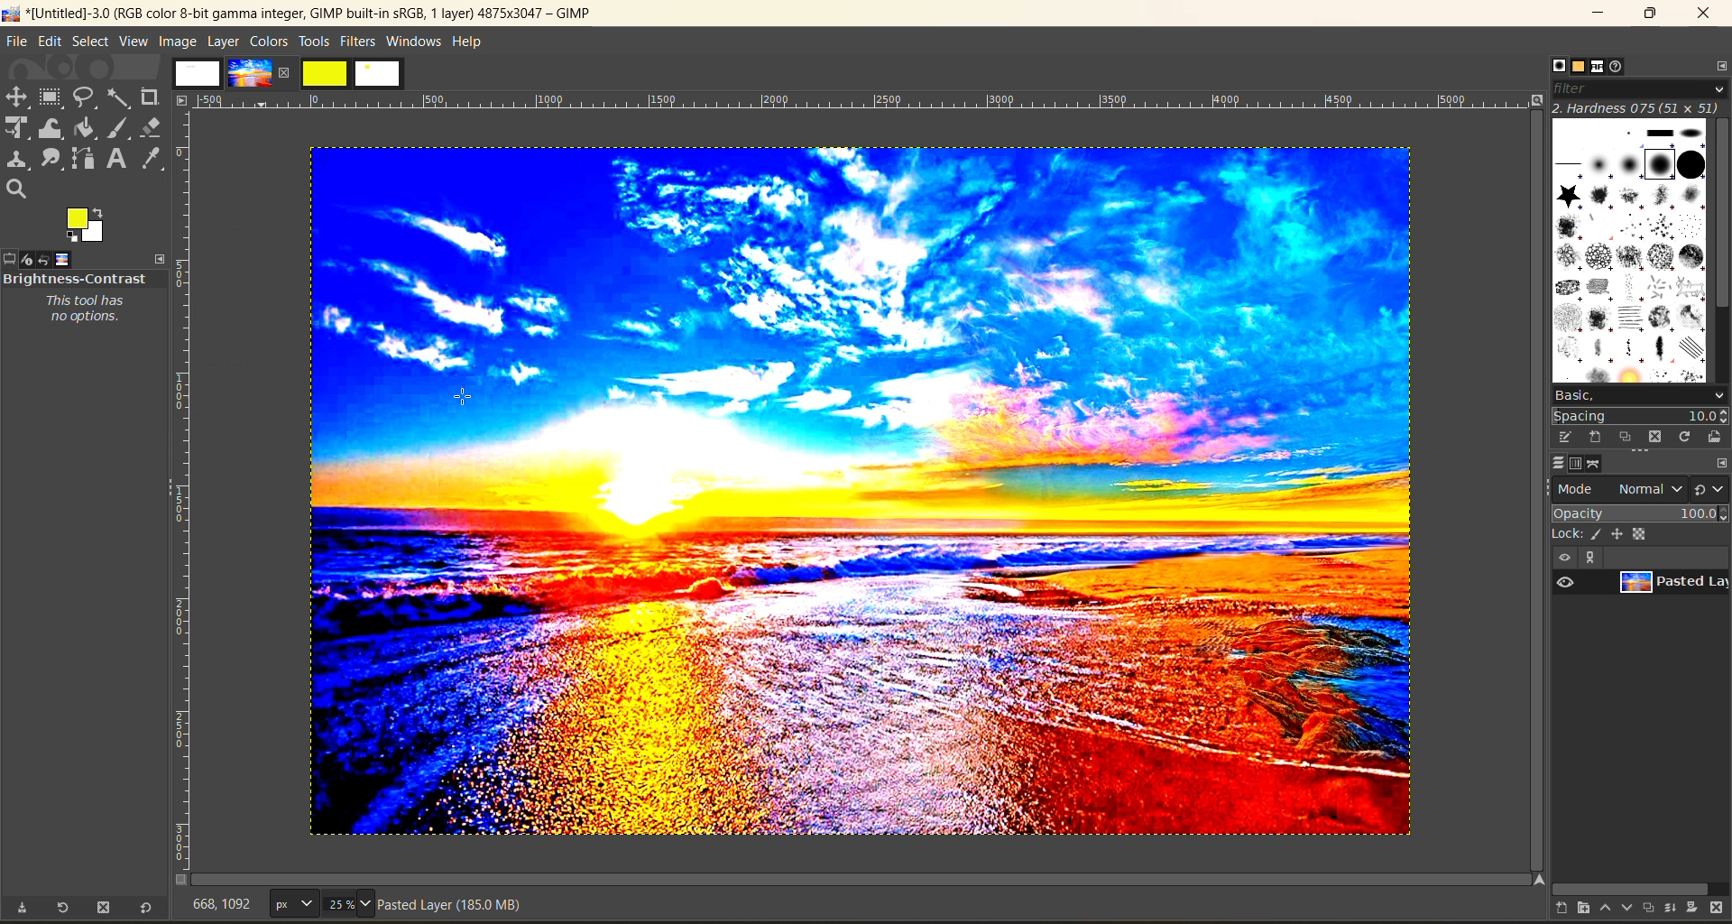 The width and height of the screenshot is (1732, 924). I want to click on images, so click(199, 69).